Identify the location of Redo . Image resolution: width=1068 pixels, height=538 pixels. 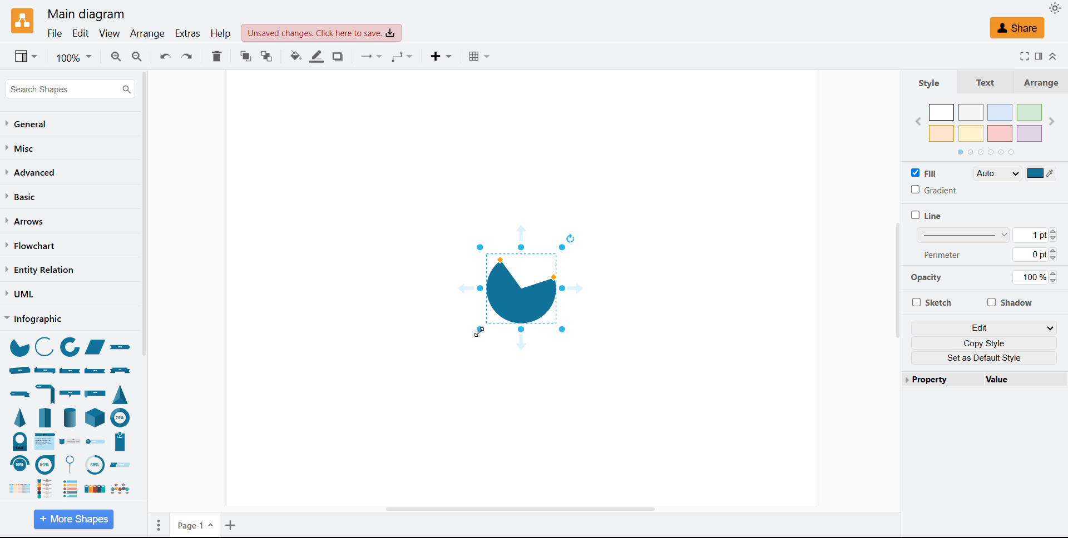
(187, 56).